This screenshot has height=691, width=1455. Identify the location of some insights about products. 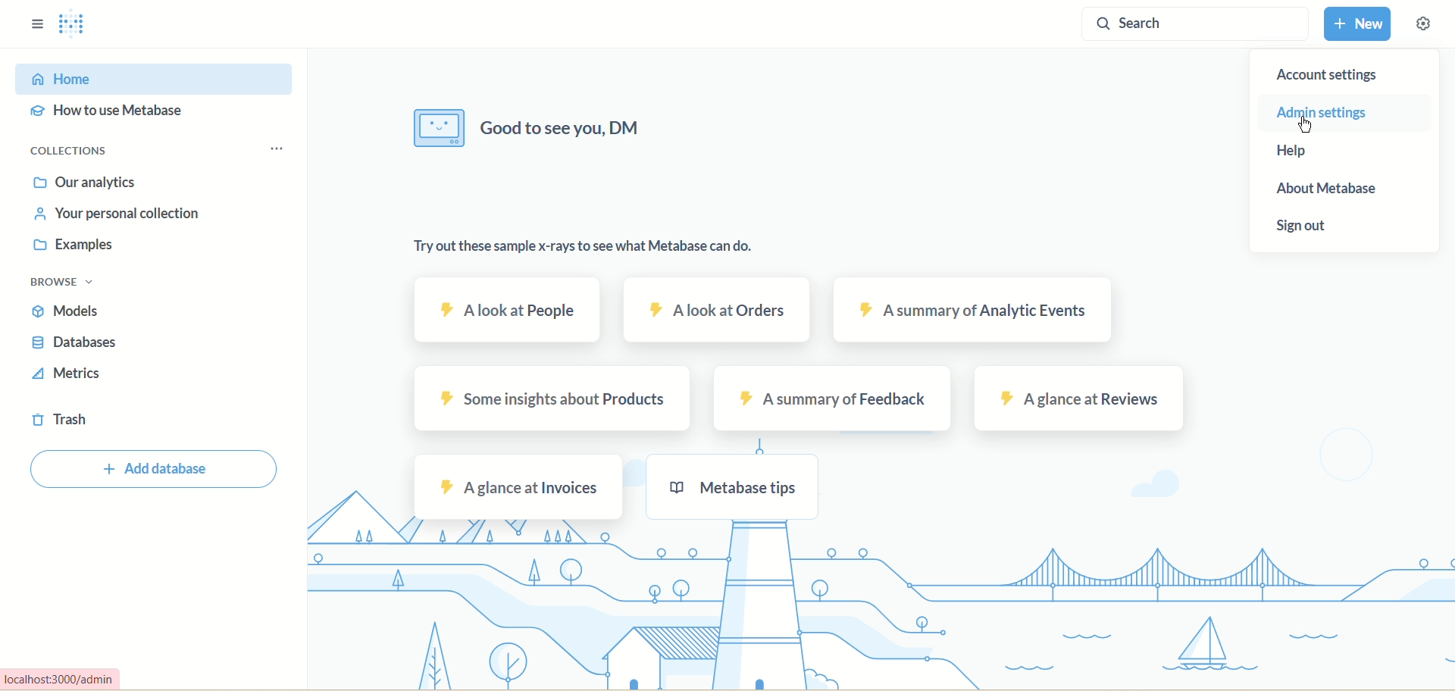
(553, 402).